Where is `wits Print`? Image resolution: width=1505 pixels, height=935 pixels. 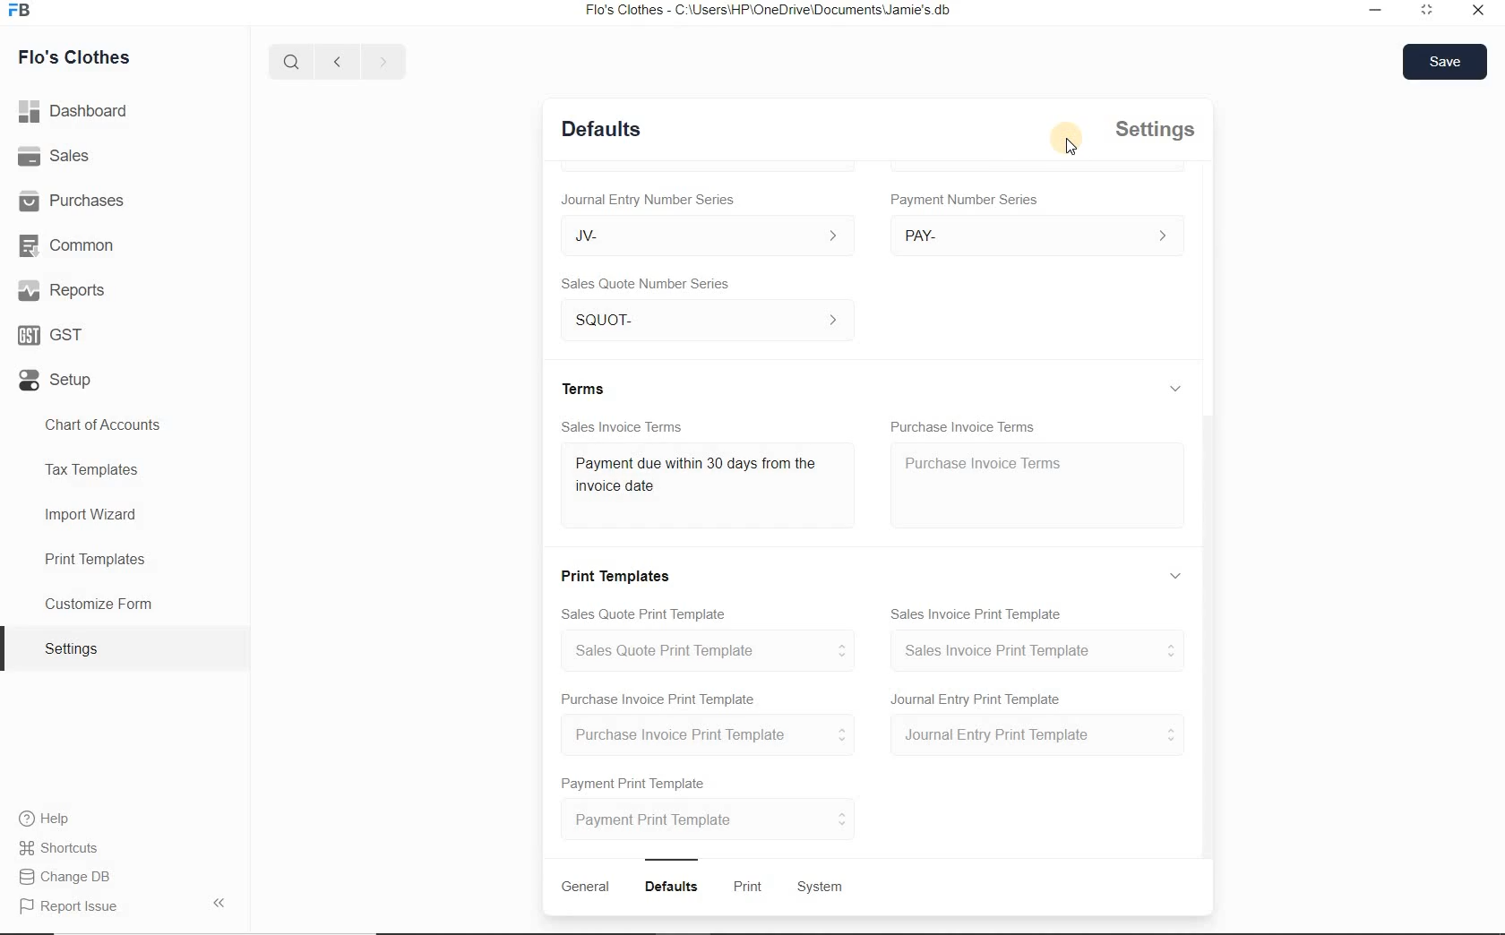 wits Print is located at coordinates (744, 886).